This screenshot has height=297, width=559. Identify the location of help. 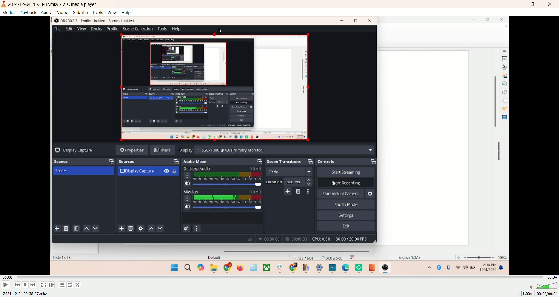
(126, 13).